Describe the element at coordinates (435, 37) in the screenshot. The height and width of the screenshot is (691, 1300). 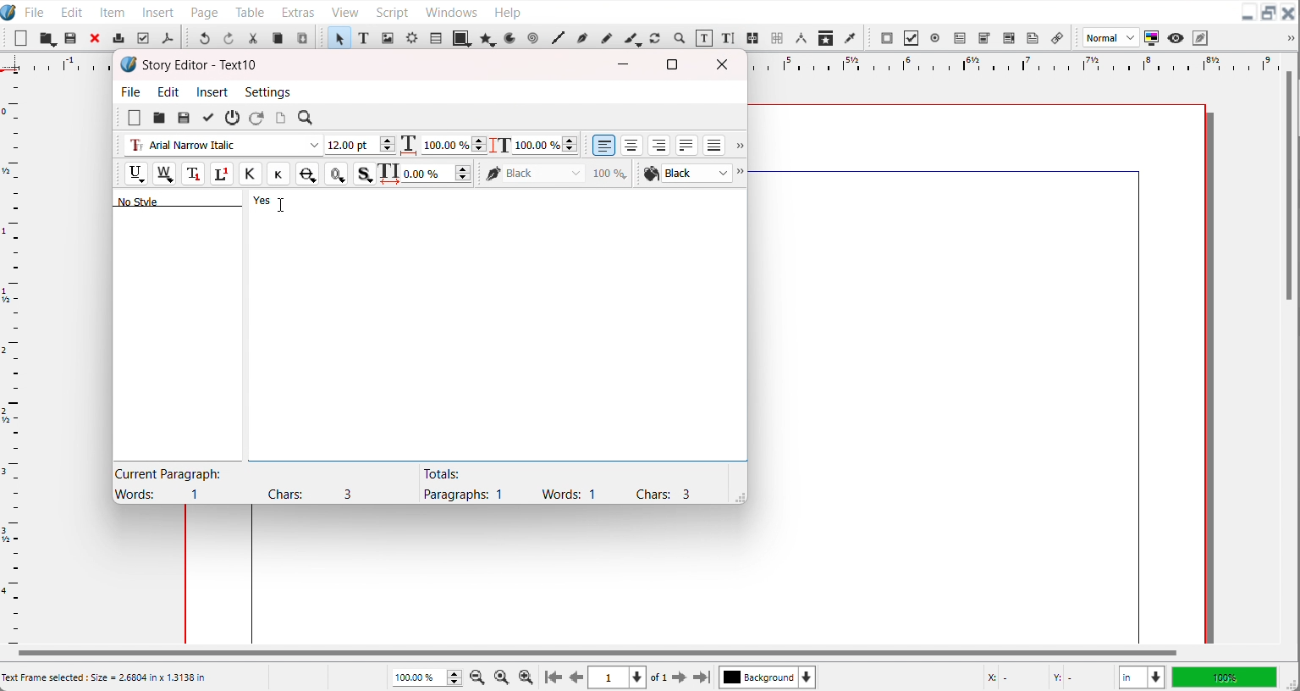
I see `Table` at that location.